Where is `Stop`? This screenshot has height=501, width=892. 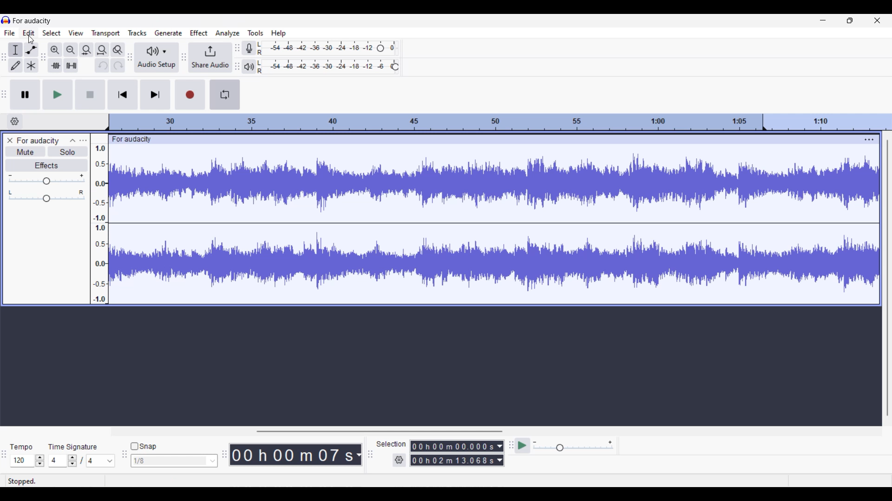 Stop is located at coordinates (91, 95).